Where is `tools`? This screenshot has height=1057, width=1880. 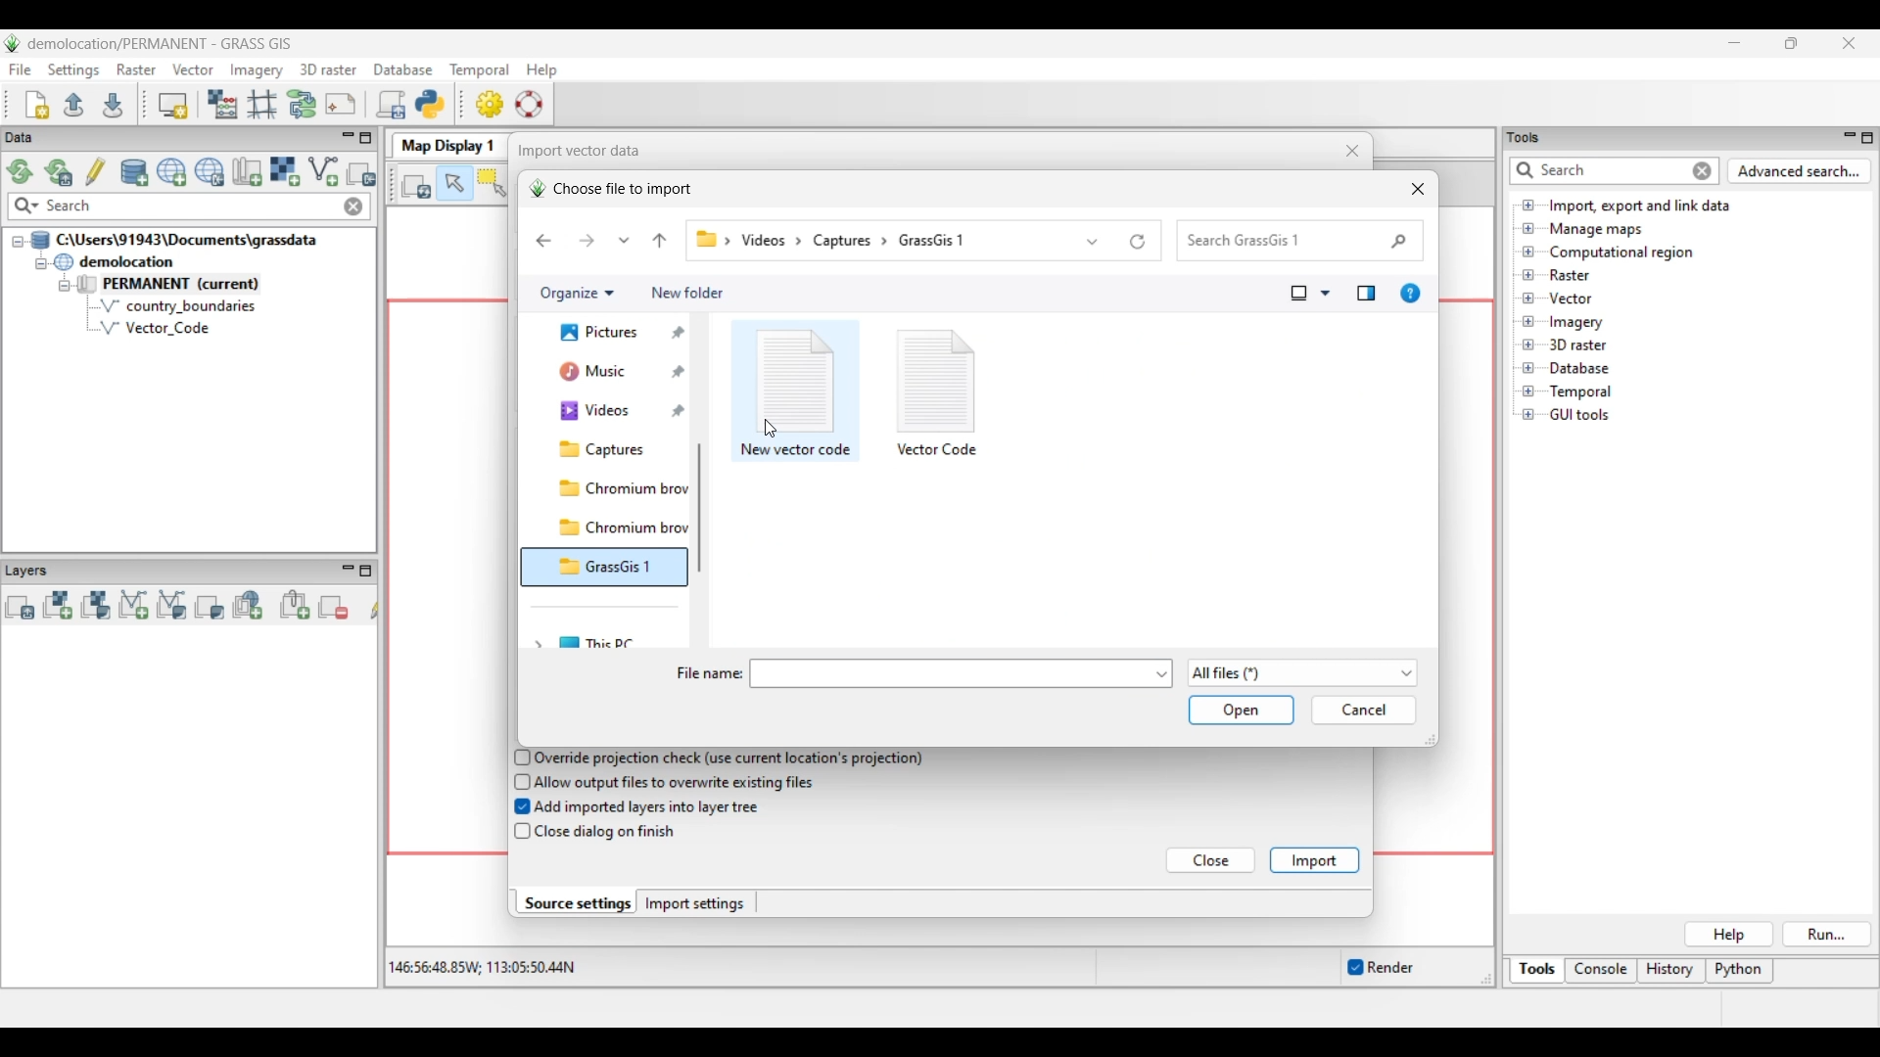 tools is located at coordinates (1530, 136).